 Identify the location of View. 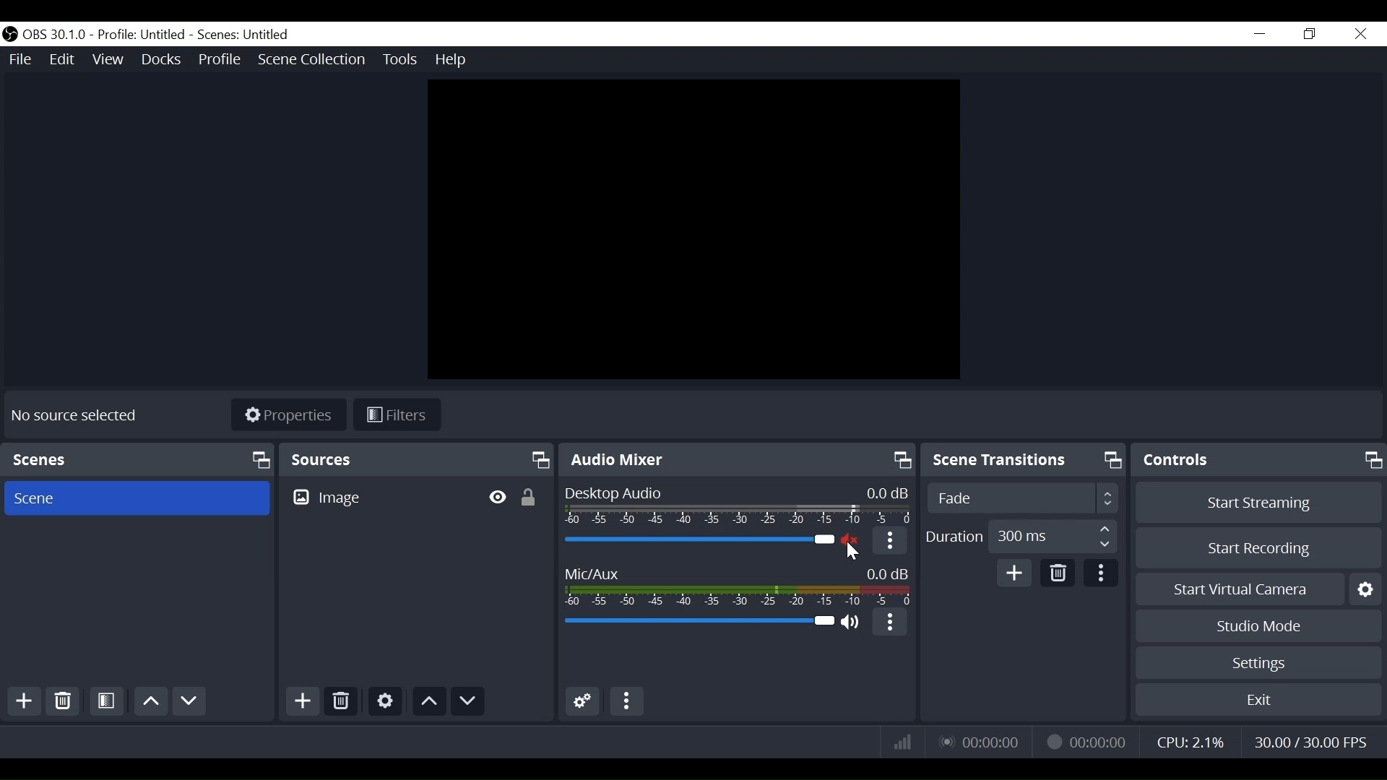
(111, 60).